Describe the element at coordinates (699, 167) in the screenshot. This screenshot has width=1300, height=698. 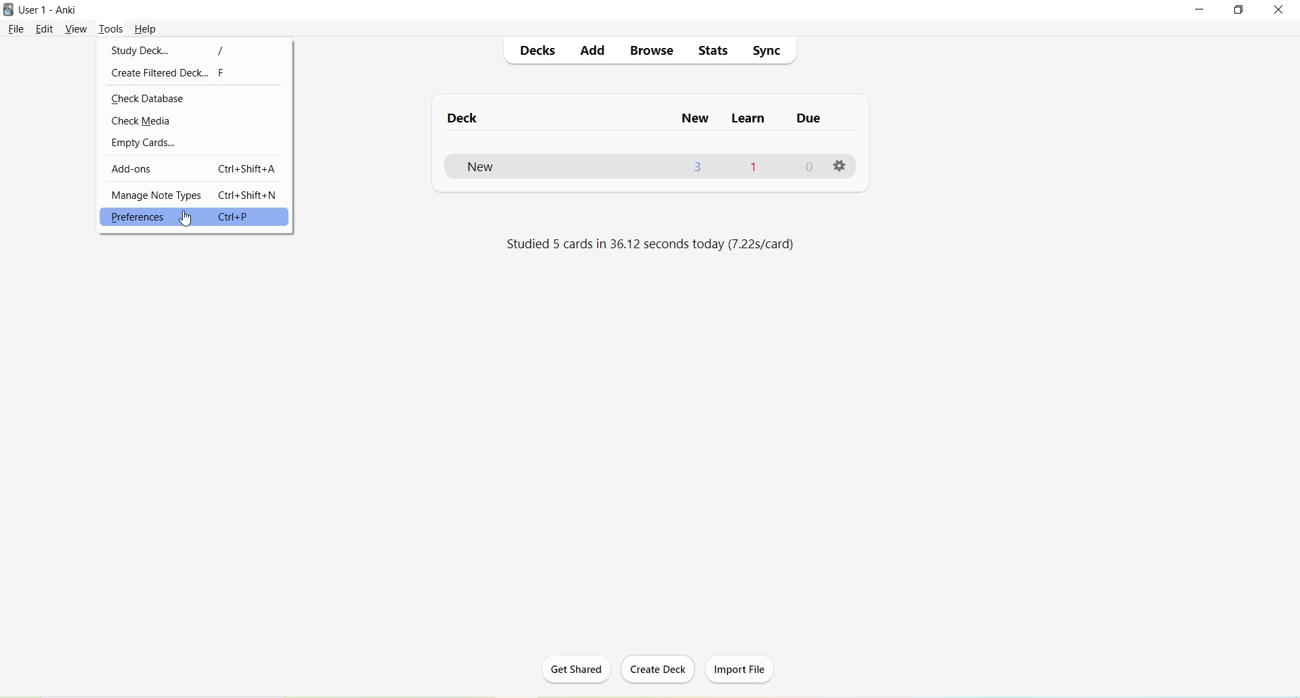
I see `3` at that location.